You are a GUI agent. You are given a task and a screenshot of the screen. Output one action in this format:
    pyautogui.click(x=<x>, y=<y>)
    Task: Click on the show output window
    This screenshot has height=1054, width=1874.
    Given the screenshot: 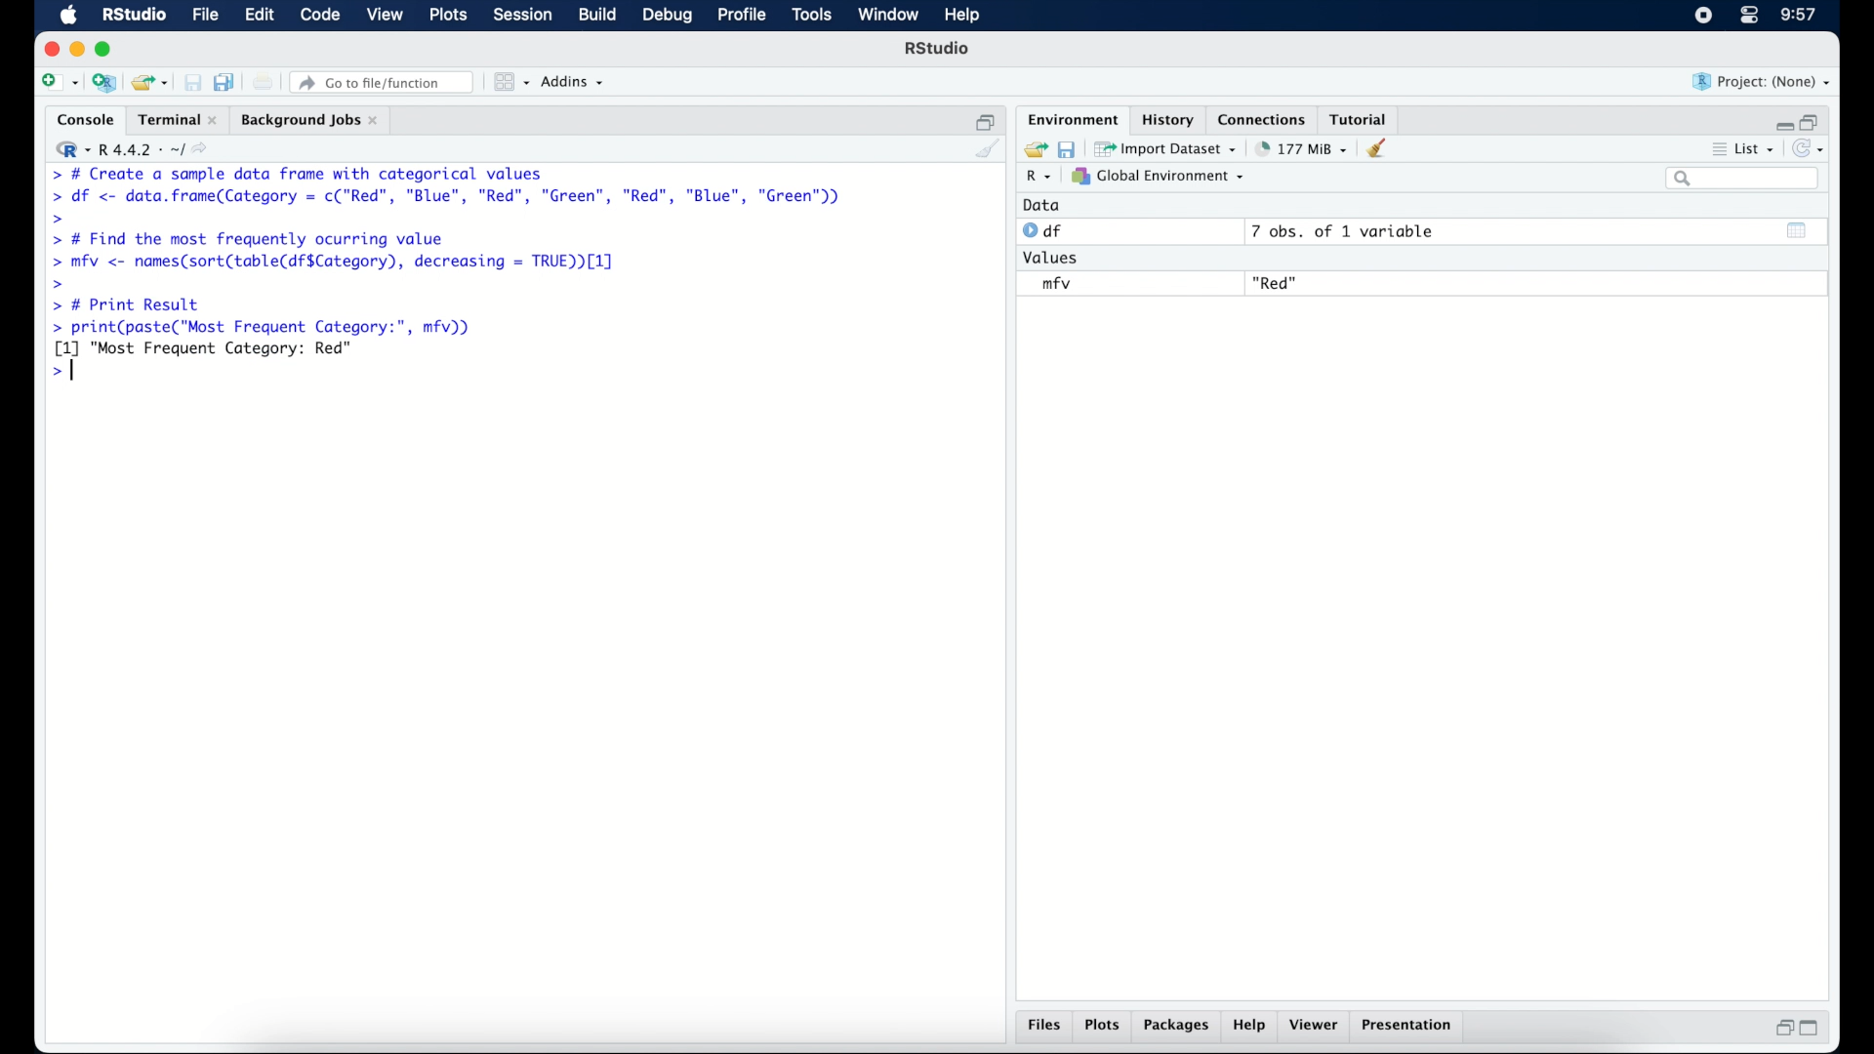 What is the action you would take?
    pyautogui.click(x=1799, y=233)
    